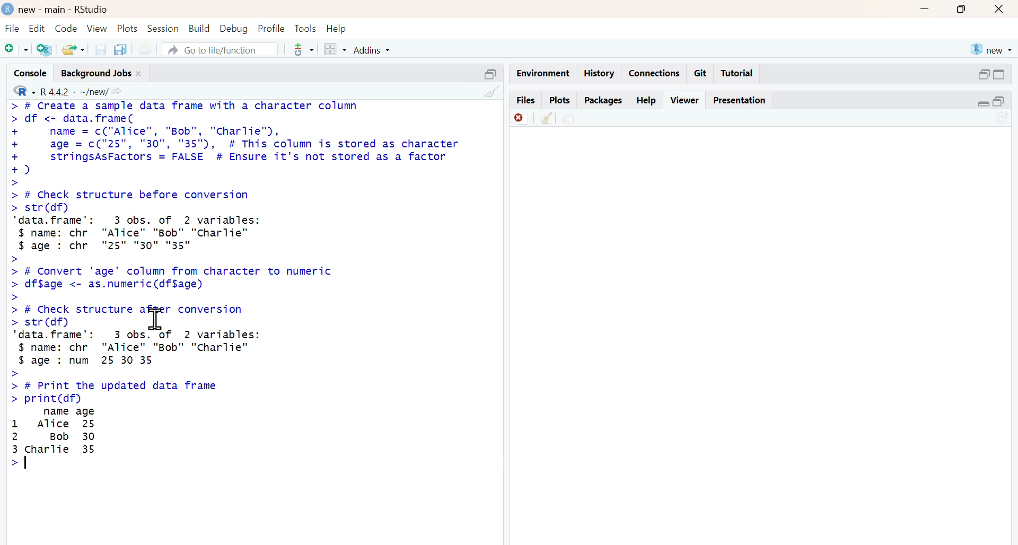 This screenshot has height=545, width=1018. What do you see at coordinates (75, 92) in the screenshot?
I see `R 4.4.2 ~/new/` at bounding box center [75, 92].